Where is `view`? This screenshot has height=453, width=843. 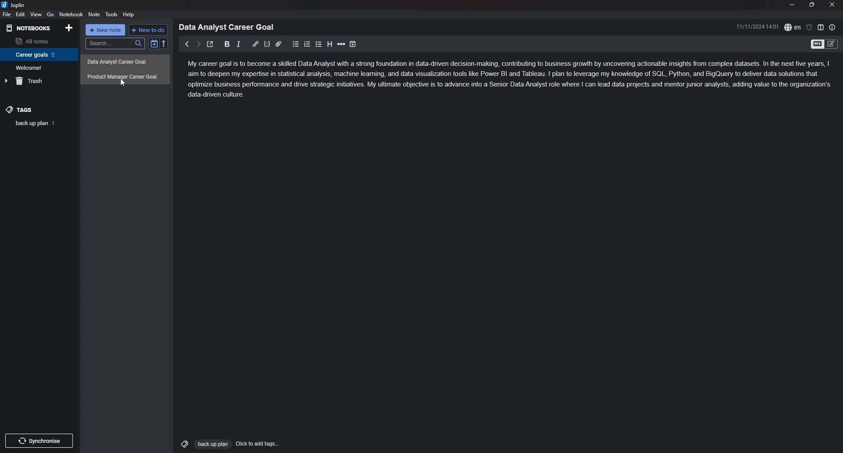 view is located at coordinates (36, 14).